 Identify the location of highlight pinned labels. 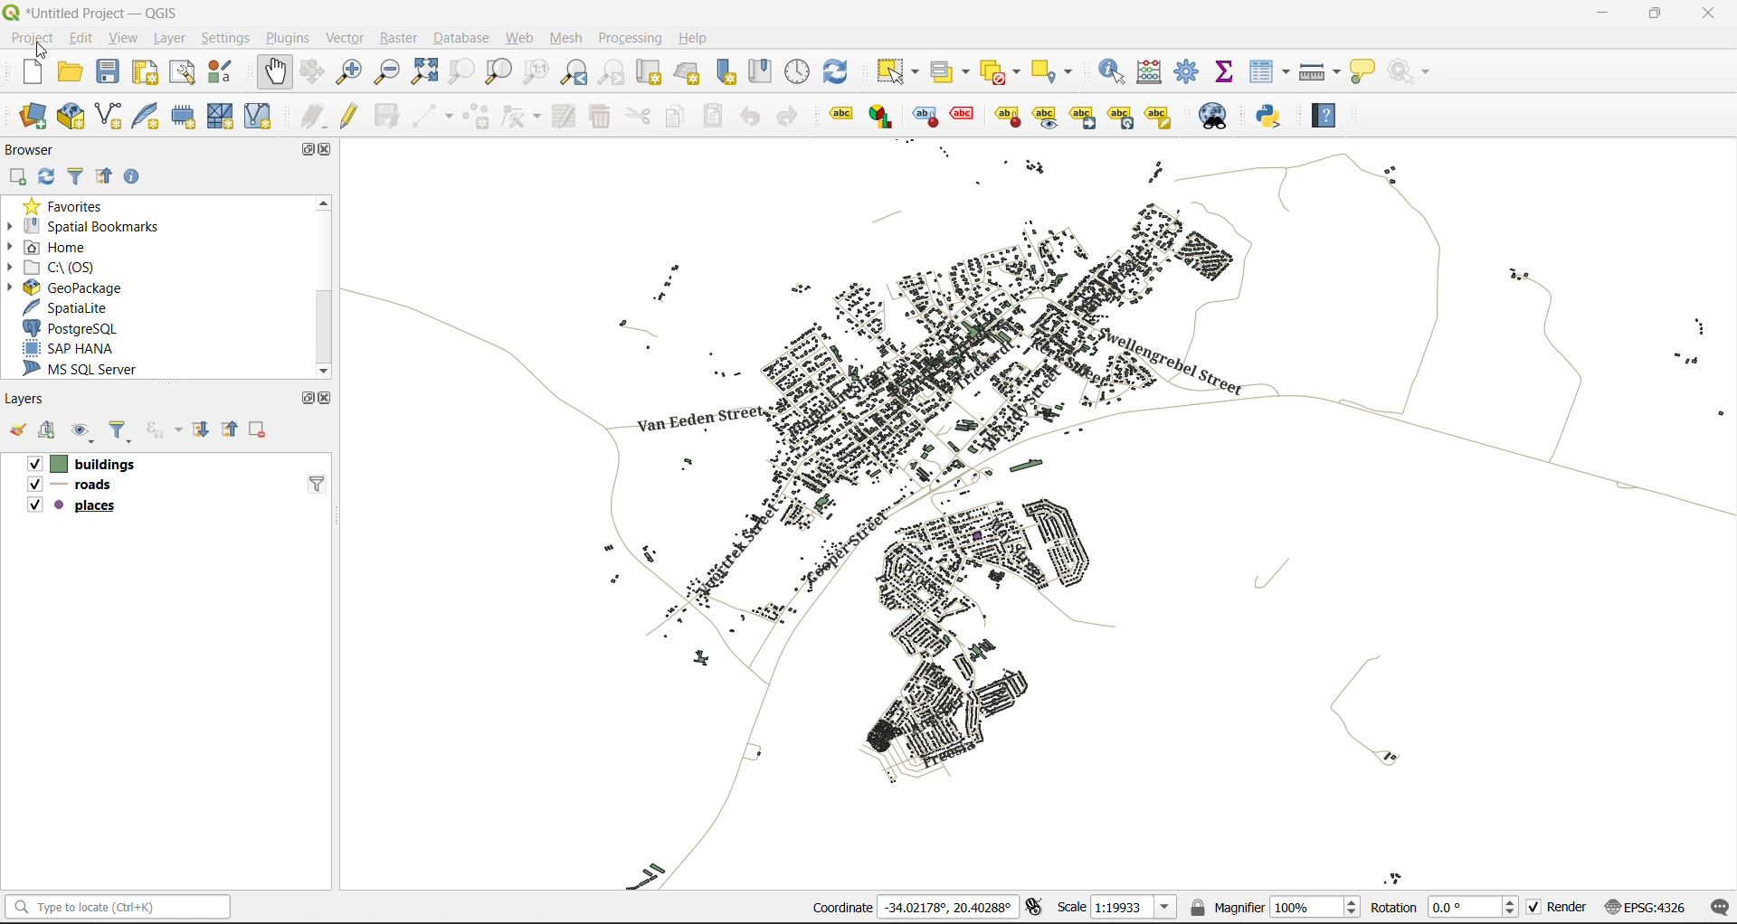
(840, 116).